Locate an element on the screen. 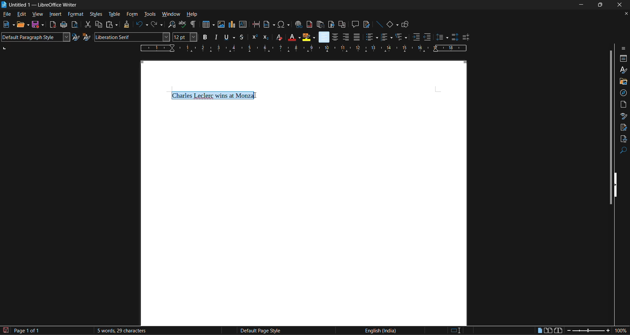 The width and height of the screenshot is (630, 335). navigator is located at coordinates (623, 93).